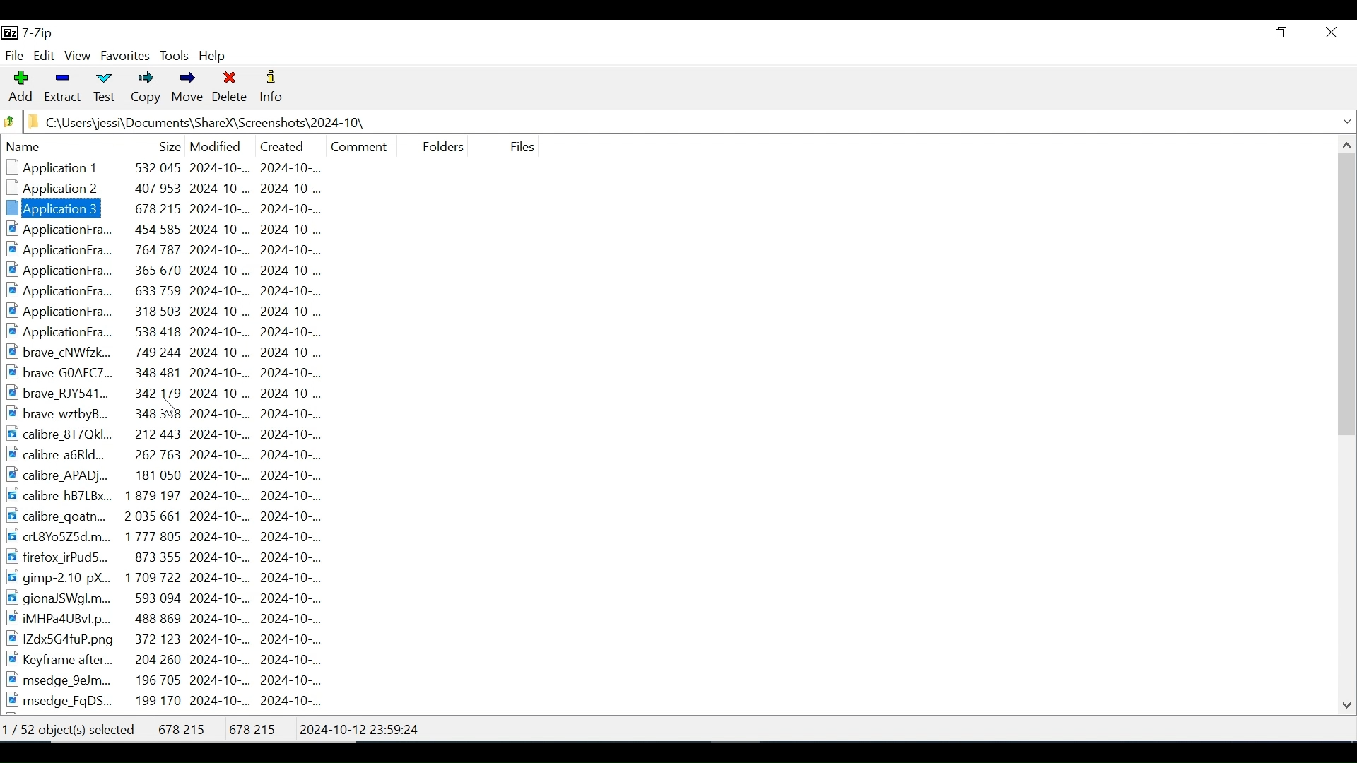 Image resolution: width=1357 pixels, height=763 pixels. What do you see at coordinates (182, 168) in the screenshot?
I see `Application 1 532 045 2024-10-.. 2024-10-...` at bounding box center [182, 168].